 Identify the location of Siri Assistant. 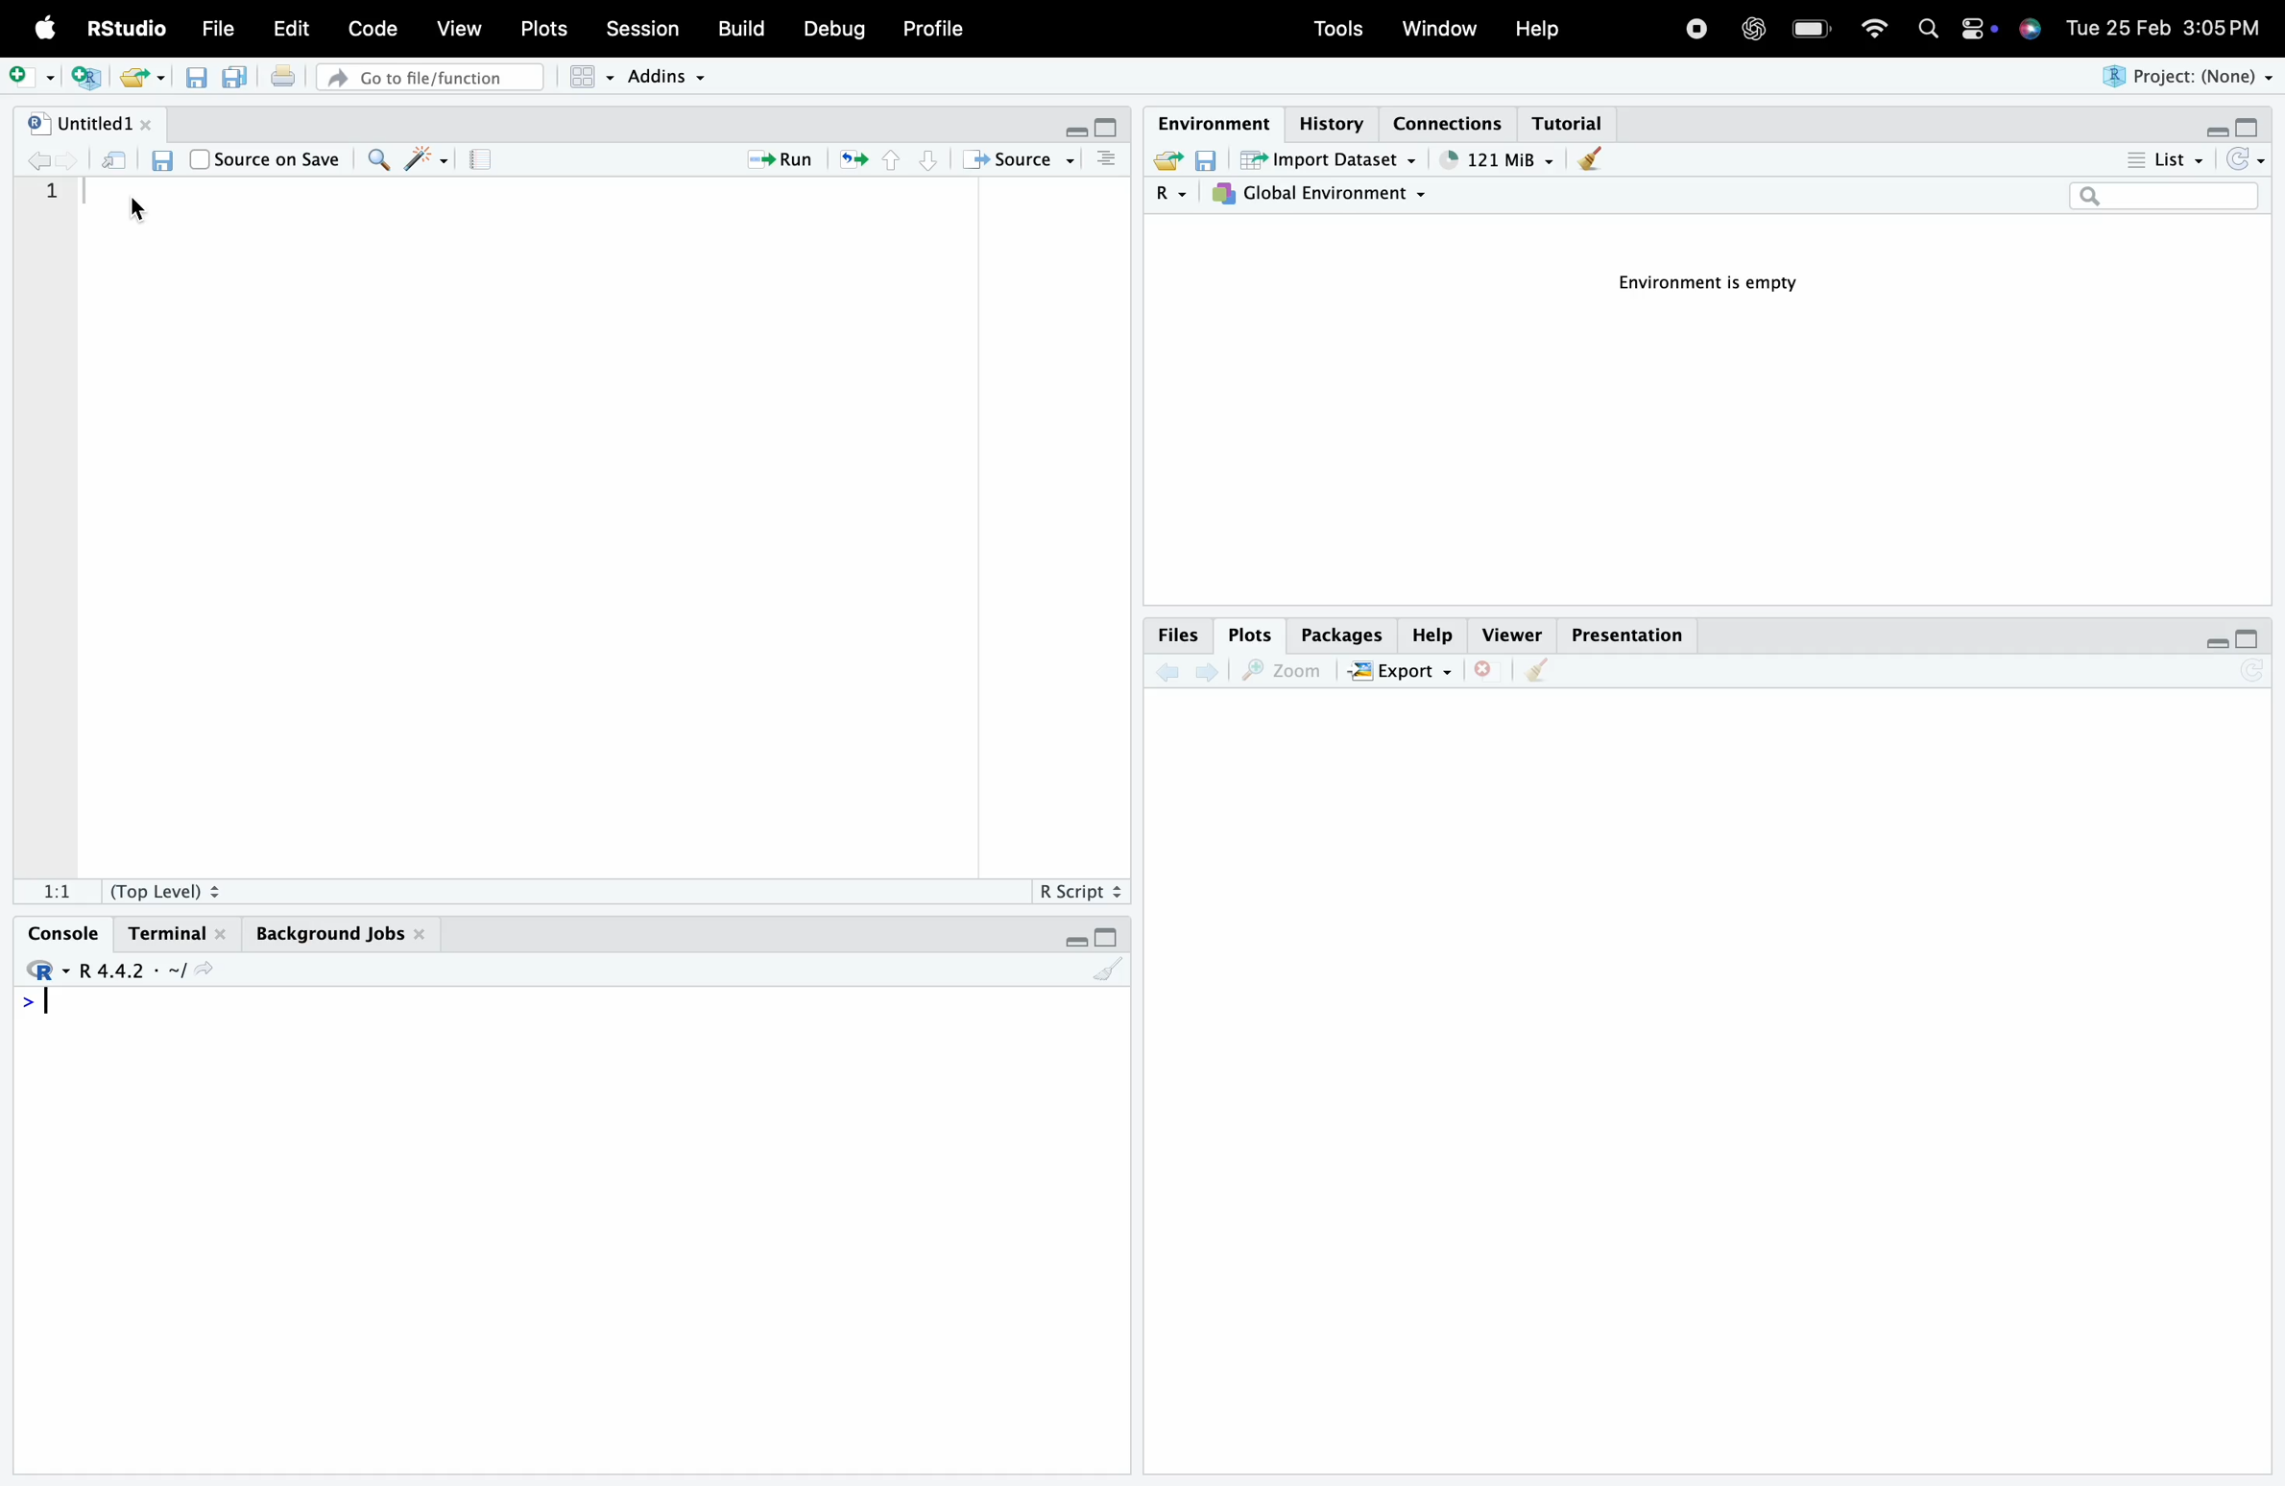
(2029, 32).